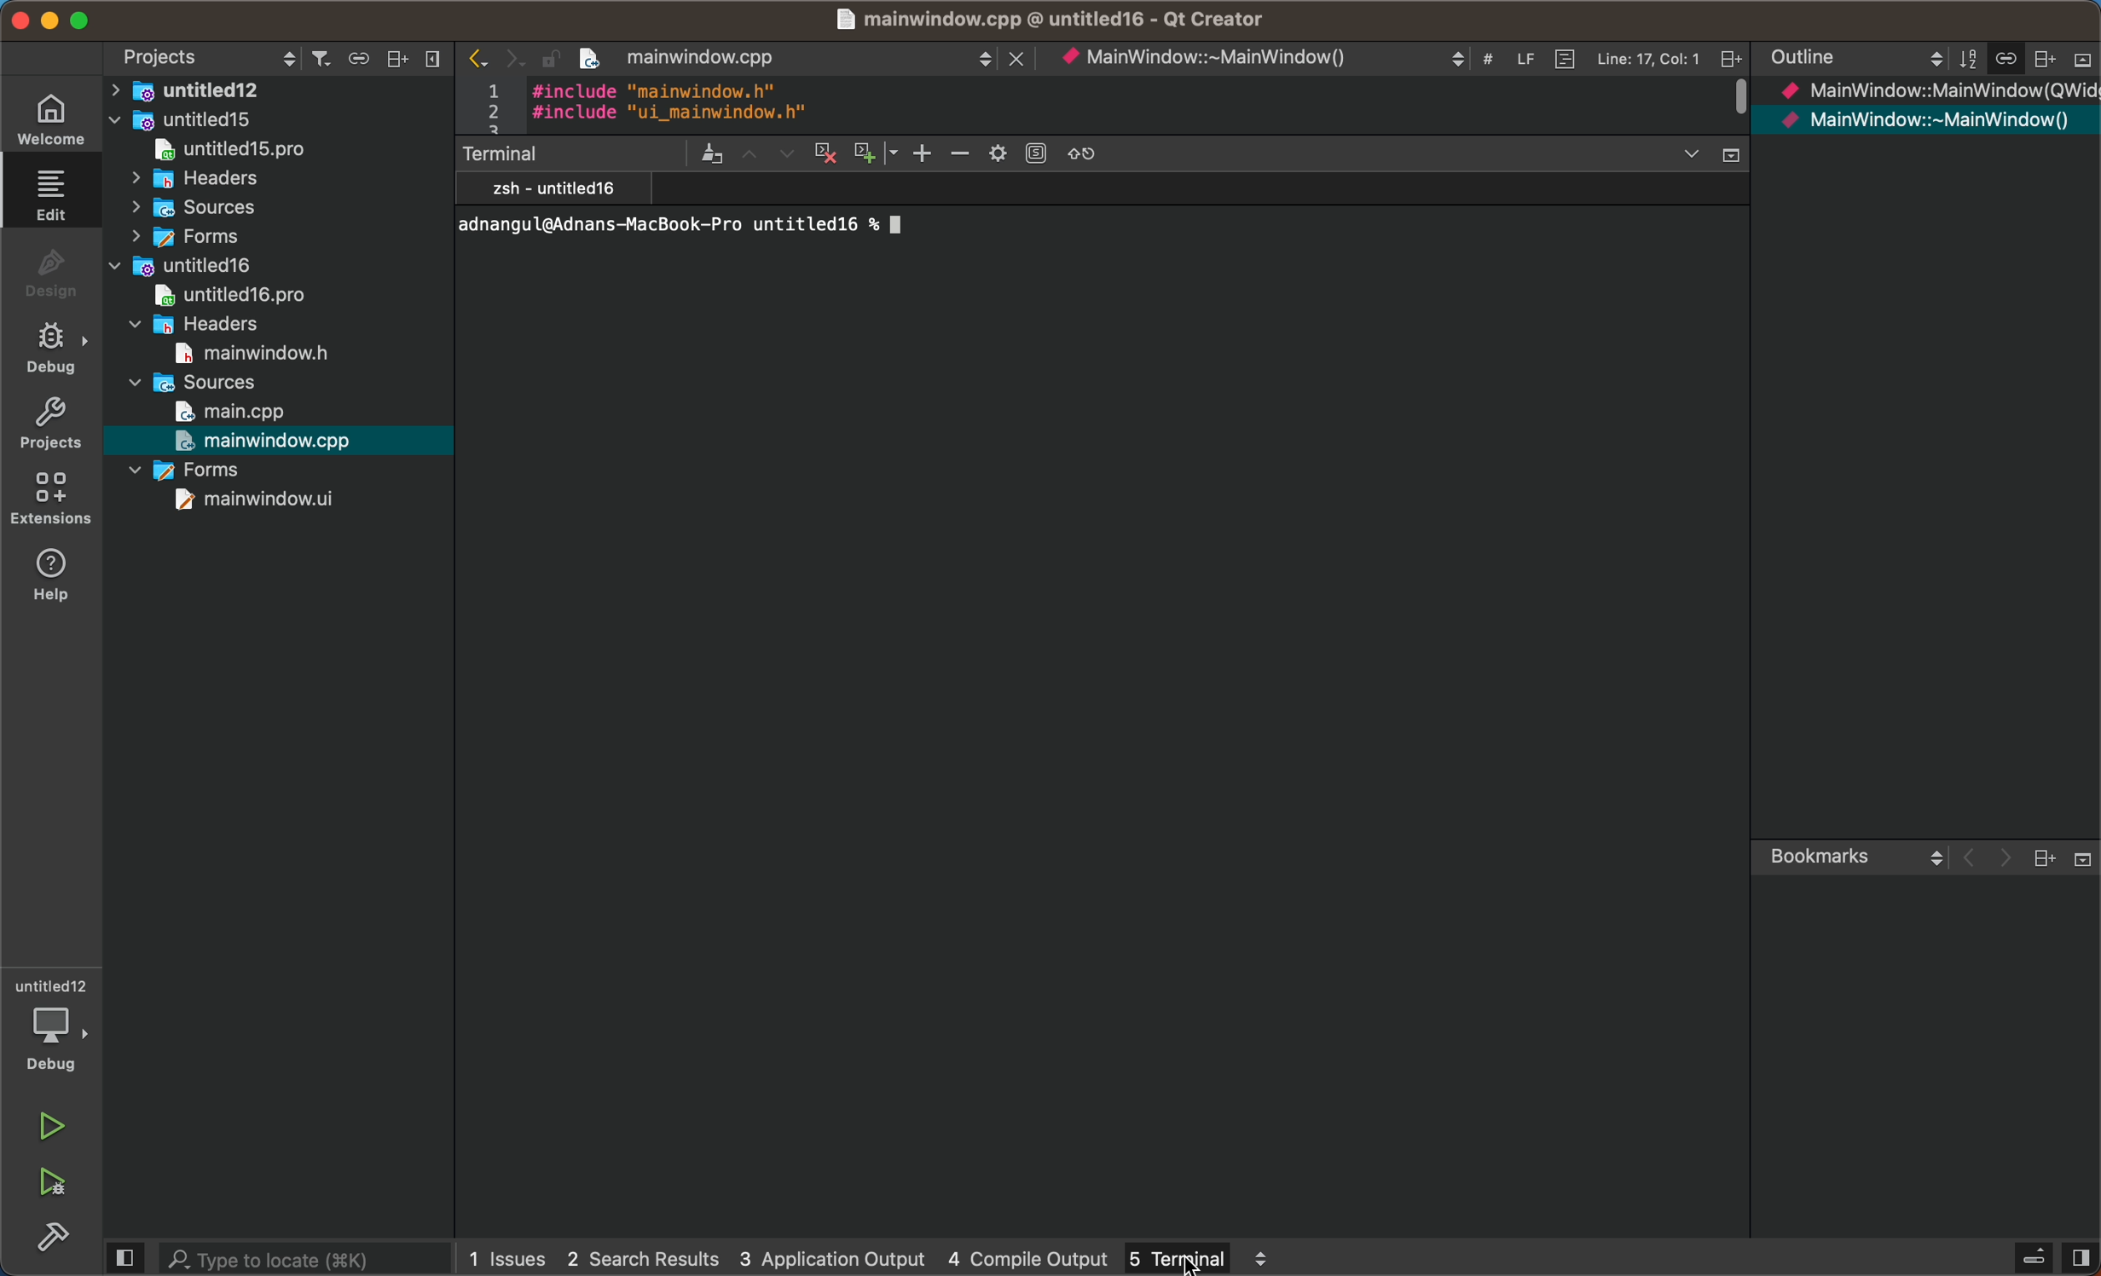 The image size is (2101, 1276). I want to click on help, so click(58, 576).